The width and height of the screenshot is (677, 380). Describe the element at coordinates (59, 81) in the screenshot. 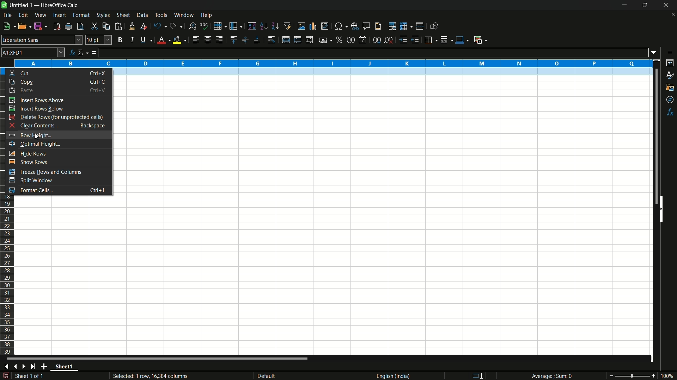

I see `copy` at that location.